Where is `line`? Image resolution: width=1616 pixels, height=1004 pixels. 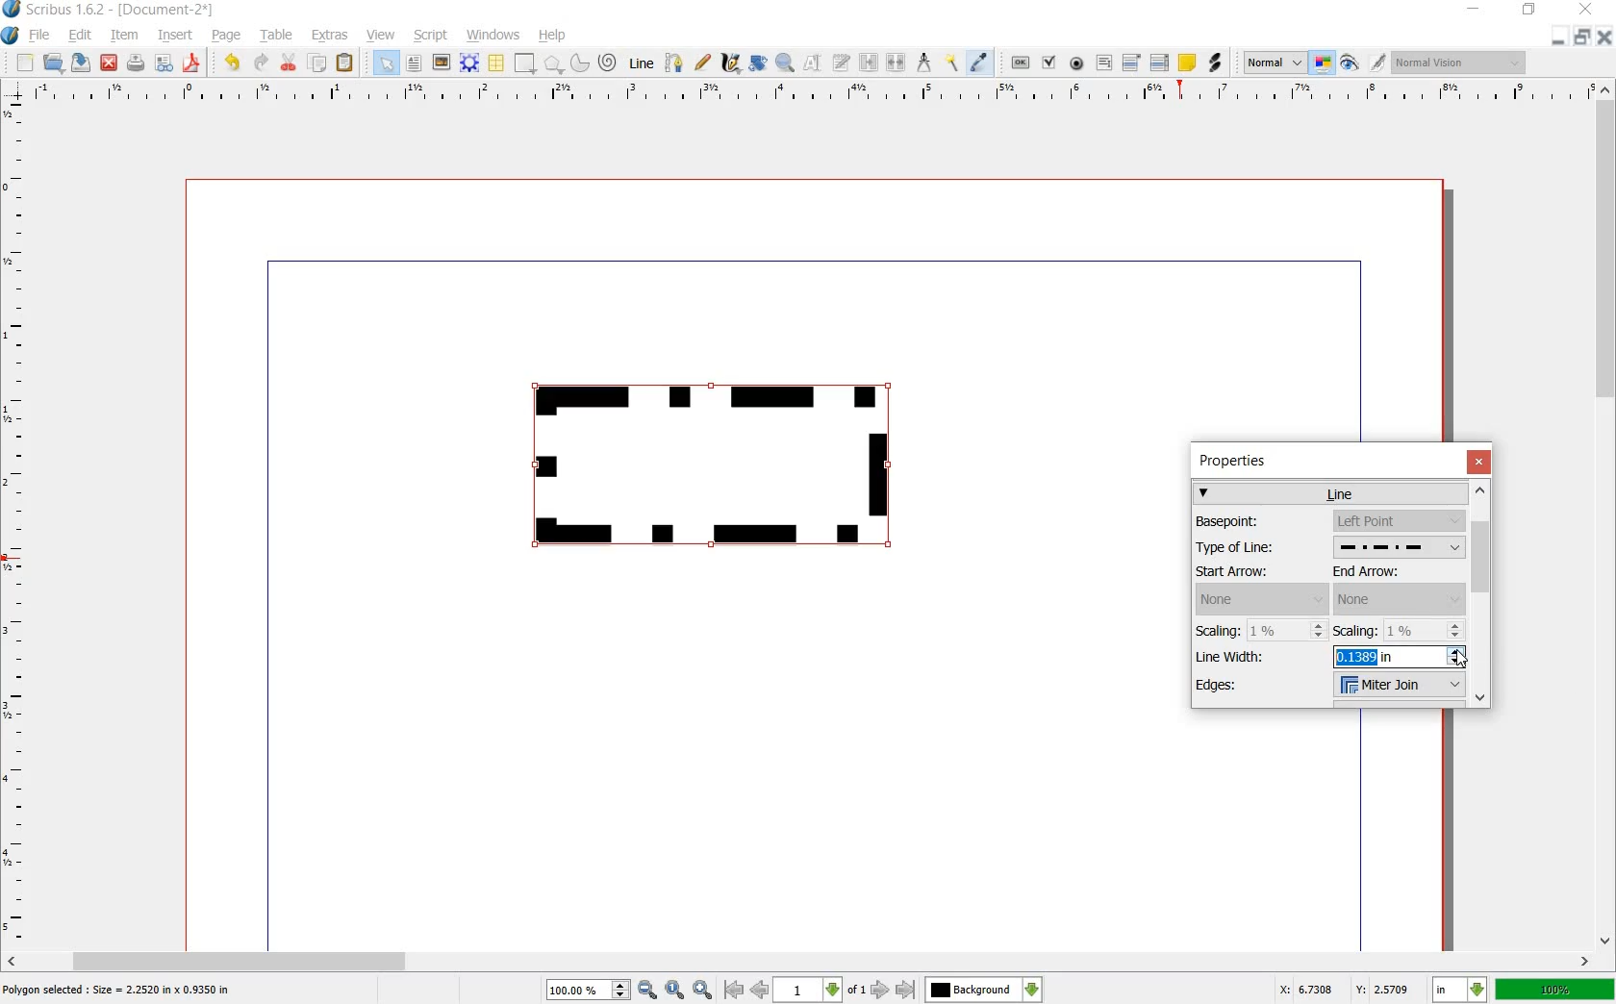 line is located at coordinates (1332, 492).